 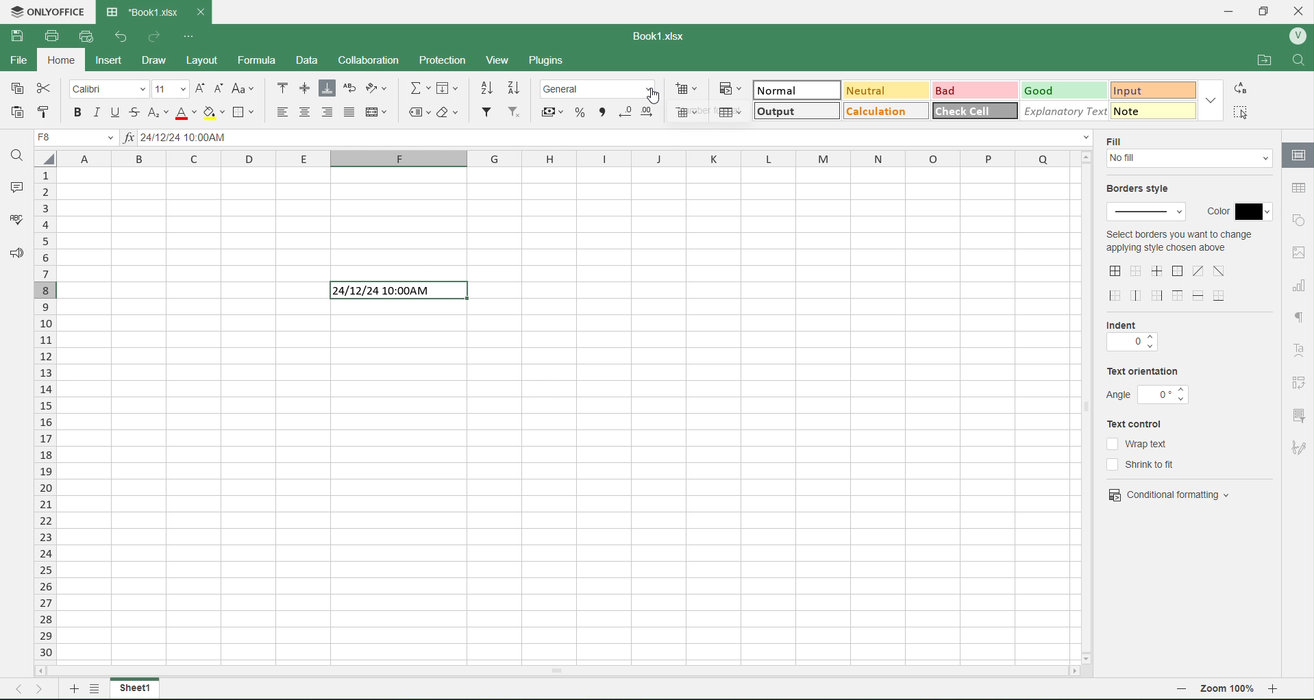 What do you see at coordinates (1116, 271) in the screenshot?
I see `all border` at bounding box center [1116, 271].